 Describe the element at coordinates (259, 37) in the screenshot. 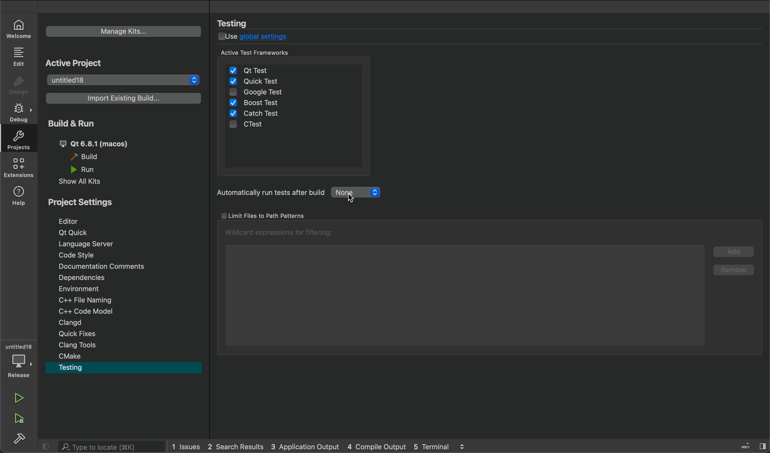

I see `use global setting ` at that location.